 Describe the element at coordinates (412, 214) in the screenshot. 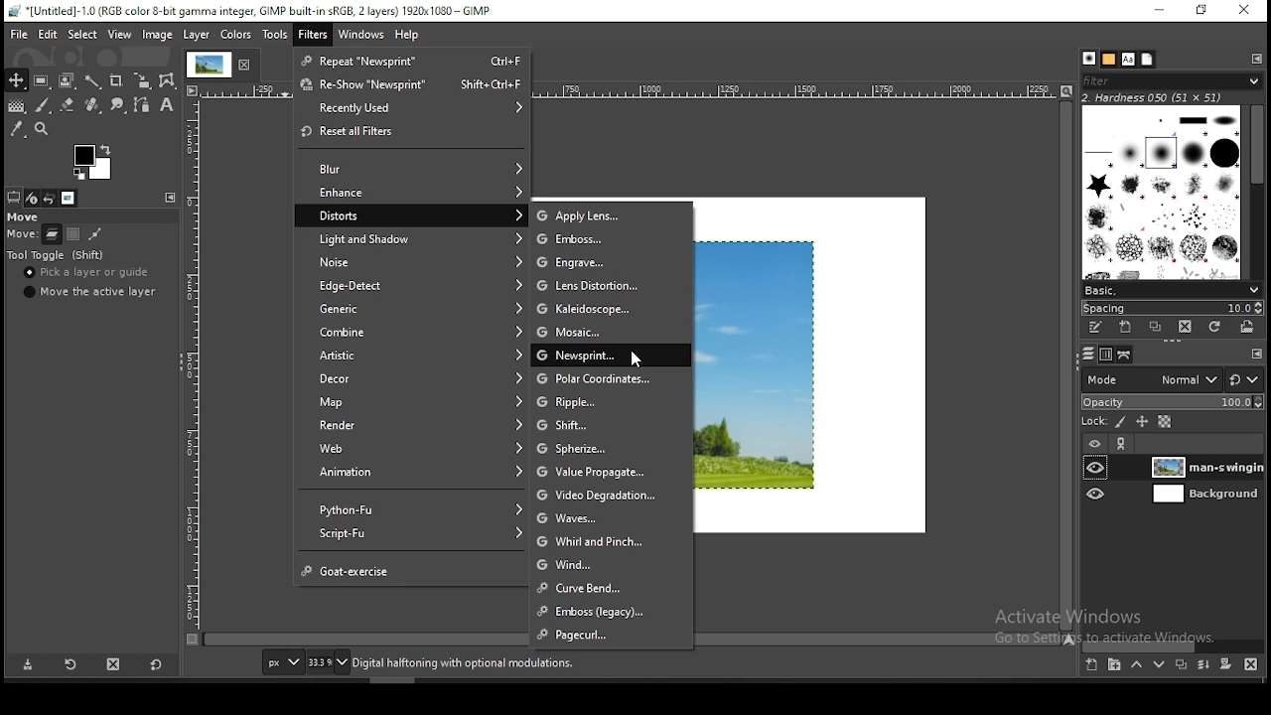

I see `distorts` at that location.